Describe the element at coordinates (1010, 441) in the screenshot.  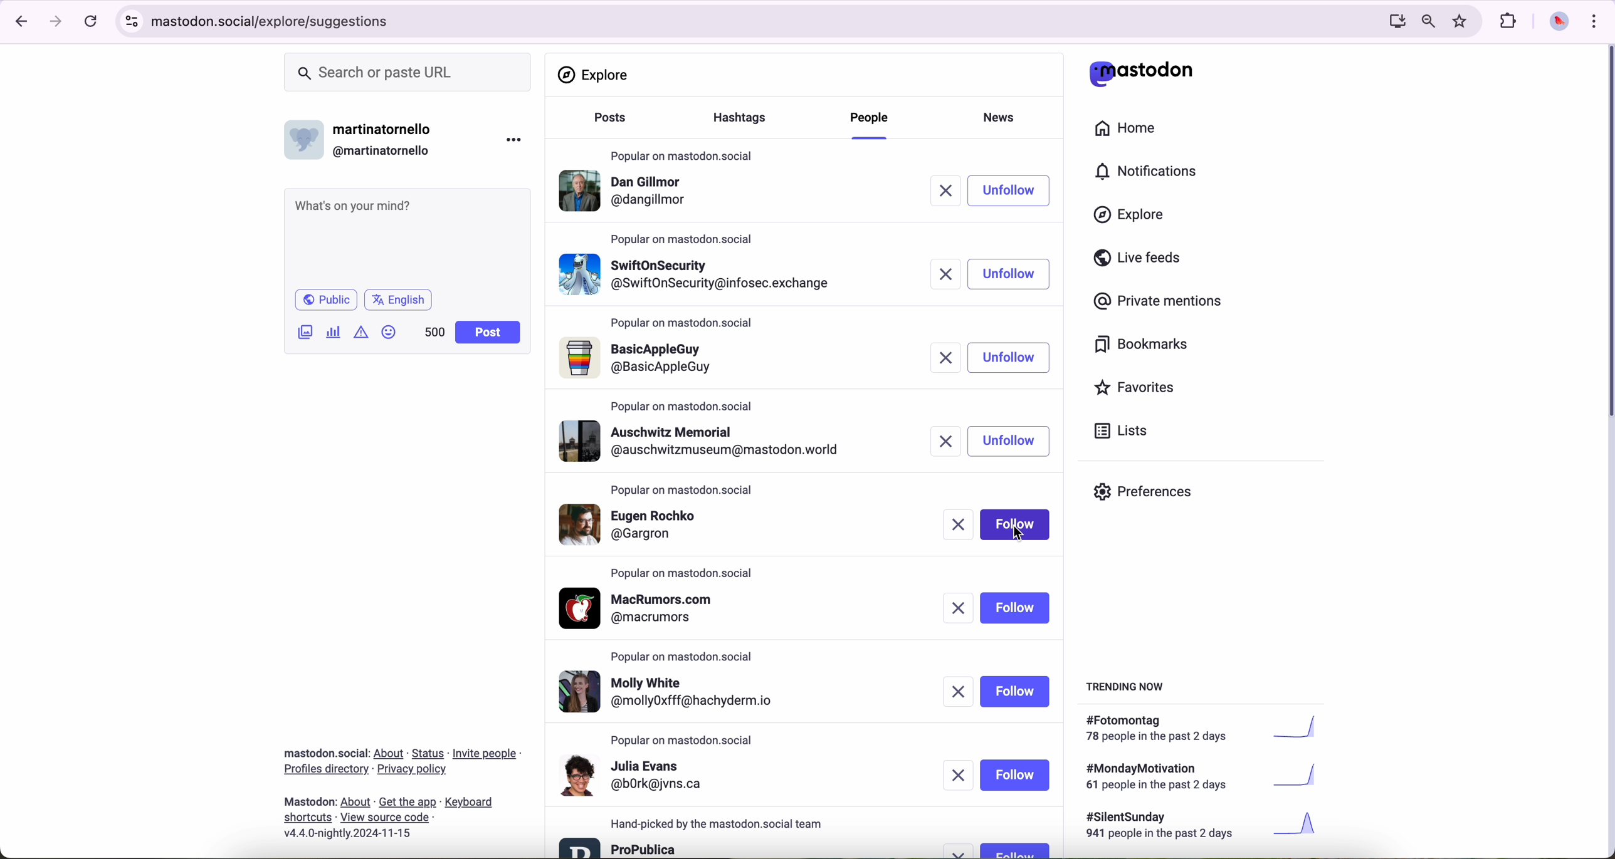
I see `unfollow` at that location.